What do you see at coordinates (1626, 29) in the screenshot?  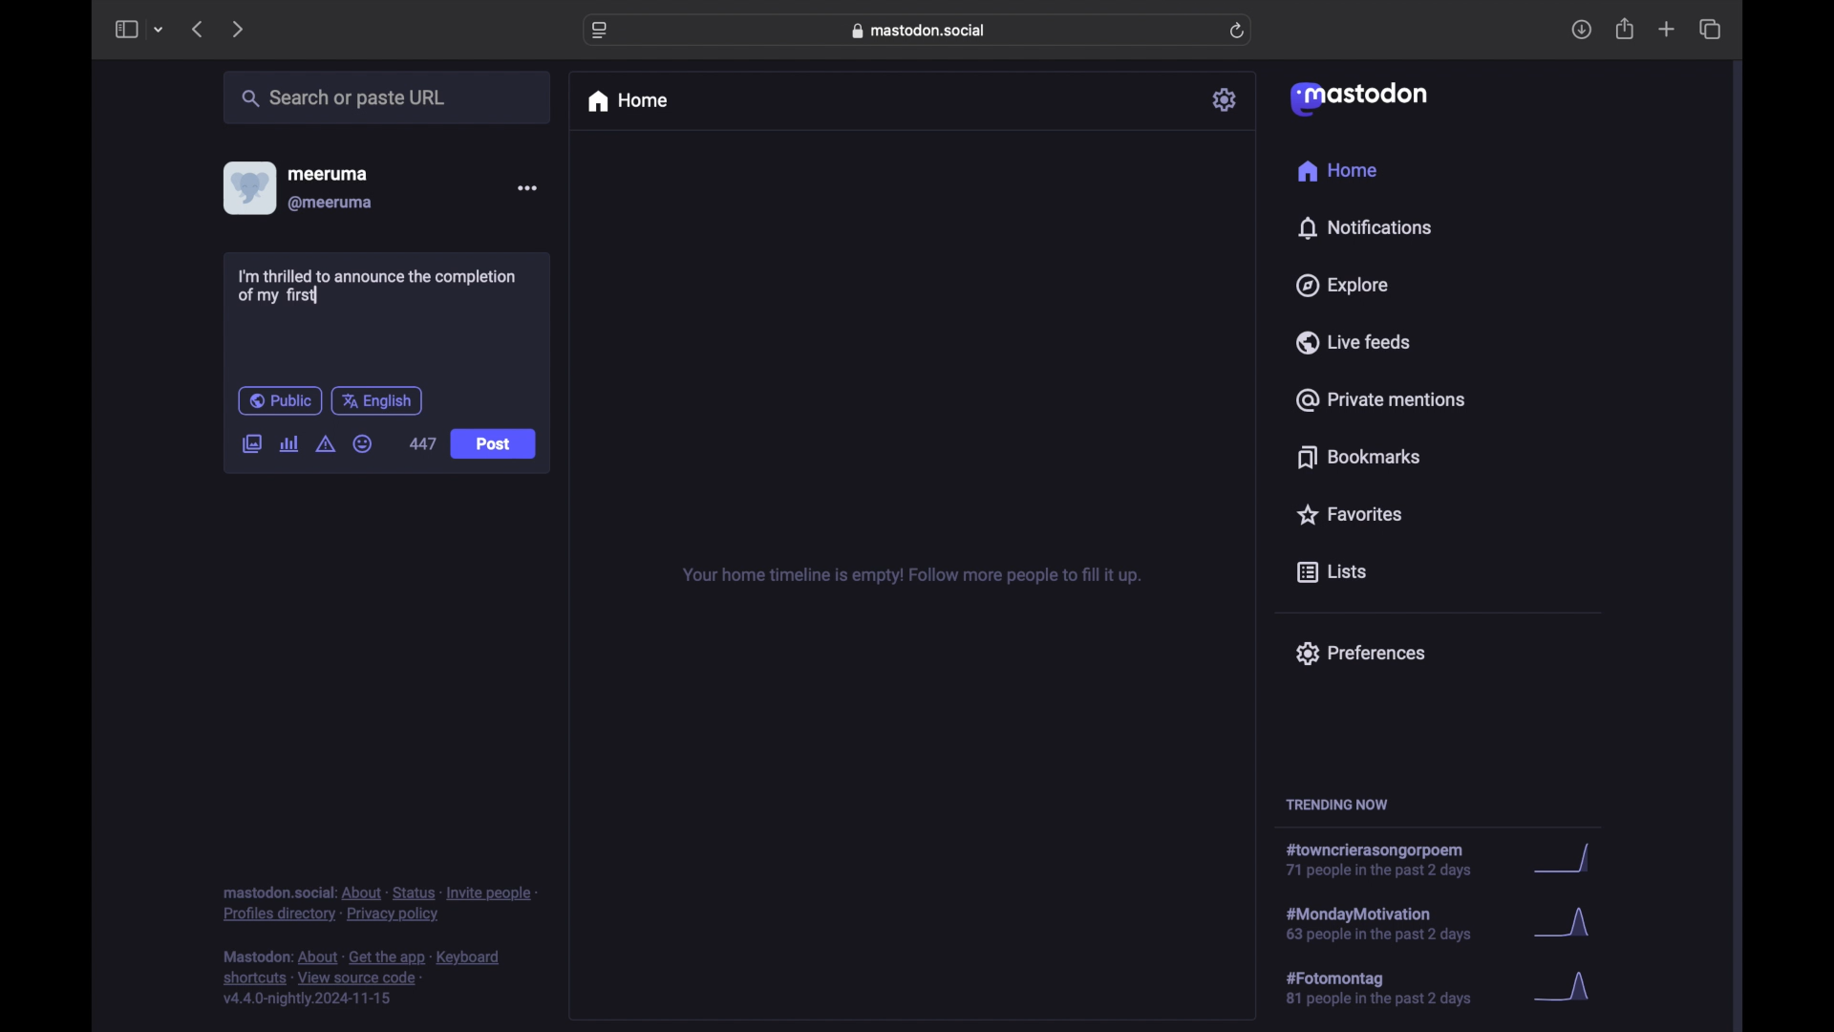 I see `share` at bounding box center [1626, 29].